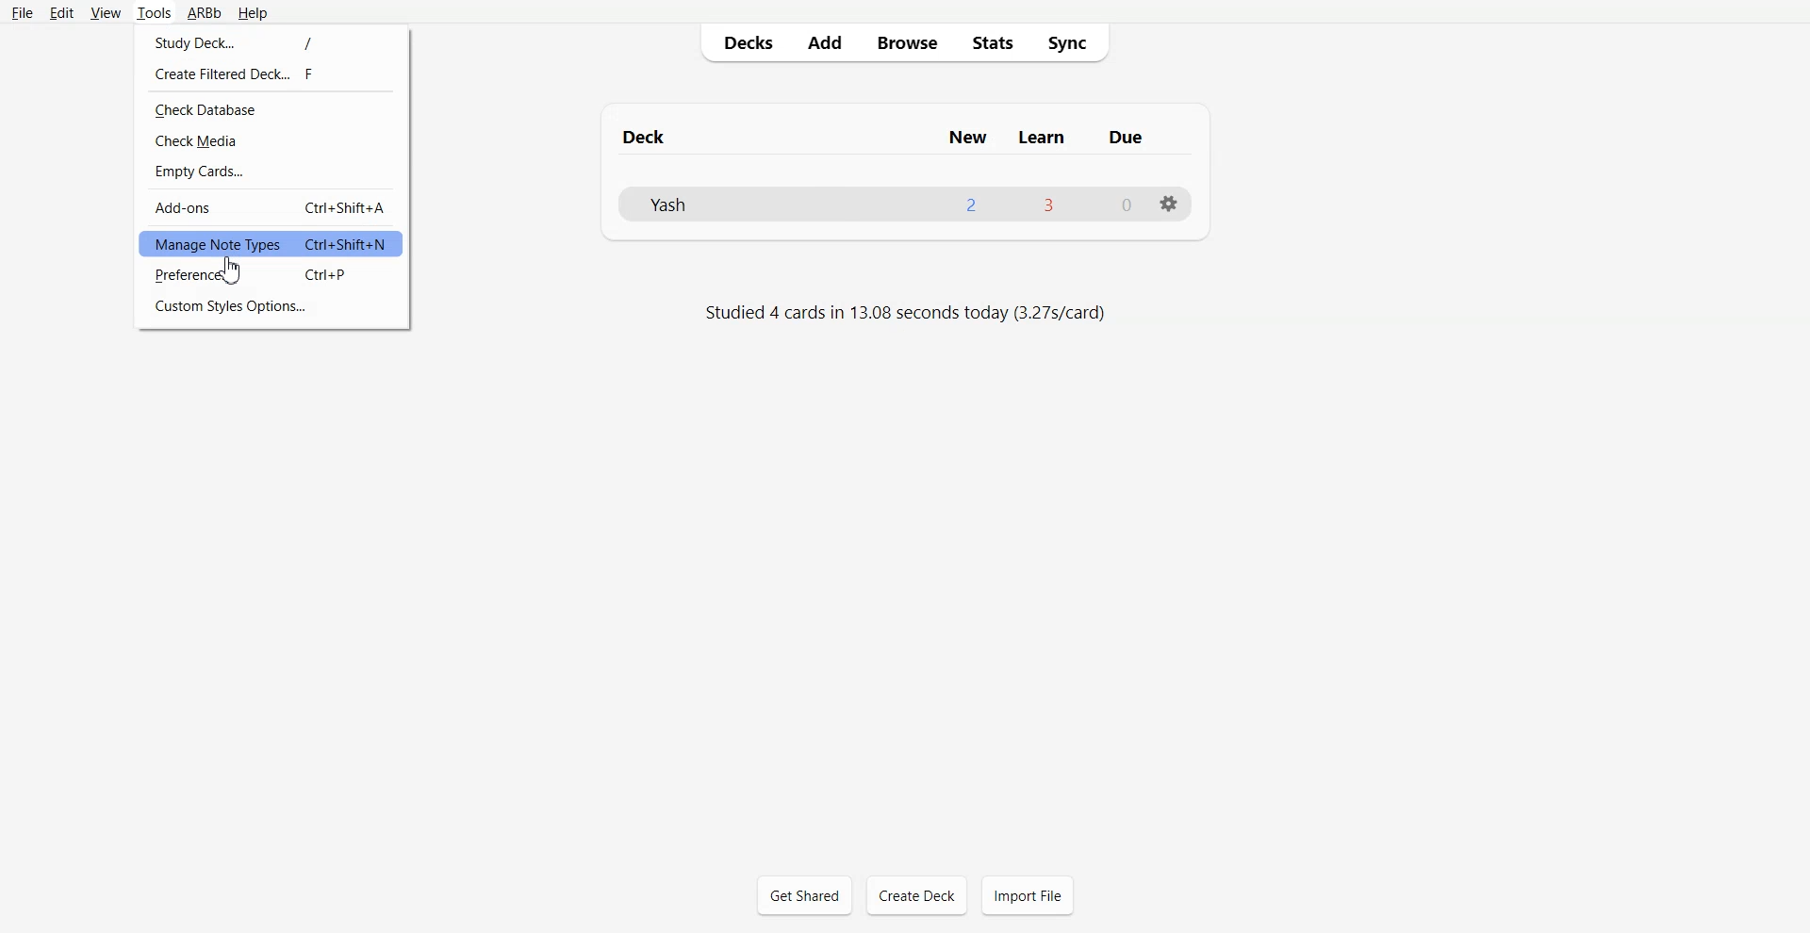 This screenshot has width=1810, height=933. I want to click on Empty Cards, so click(271, 172).